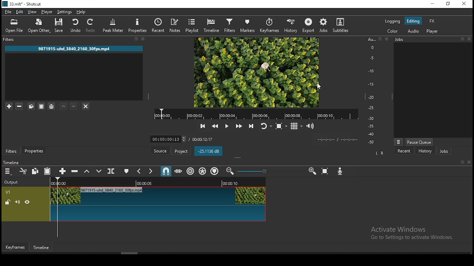 The height and width of the screenshot is (266, 474). Describe the element at coordinates (99, 172) in the screenshot. I see `overwrite` at that location.